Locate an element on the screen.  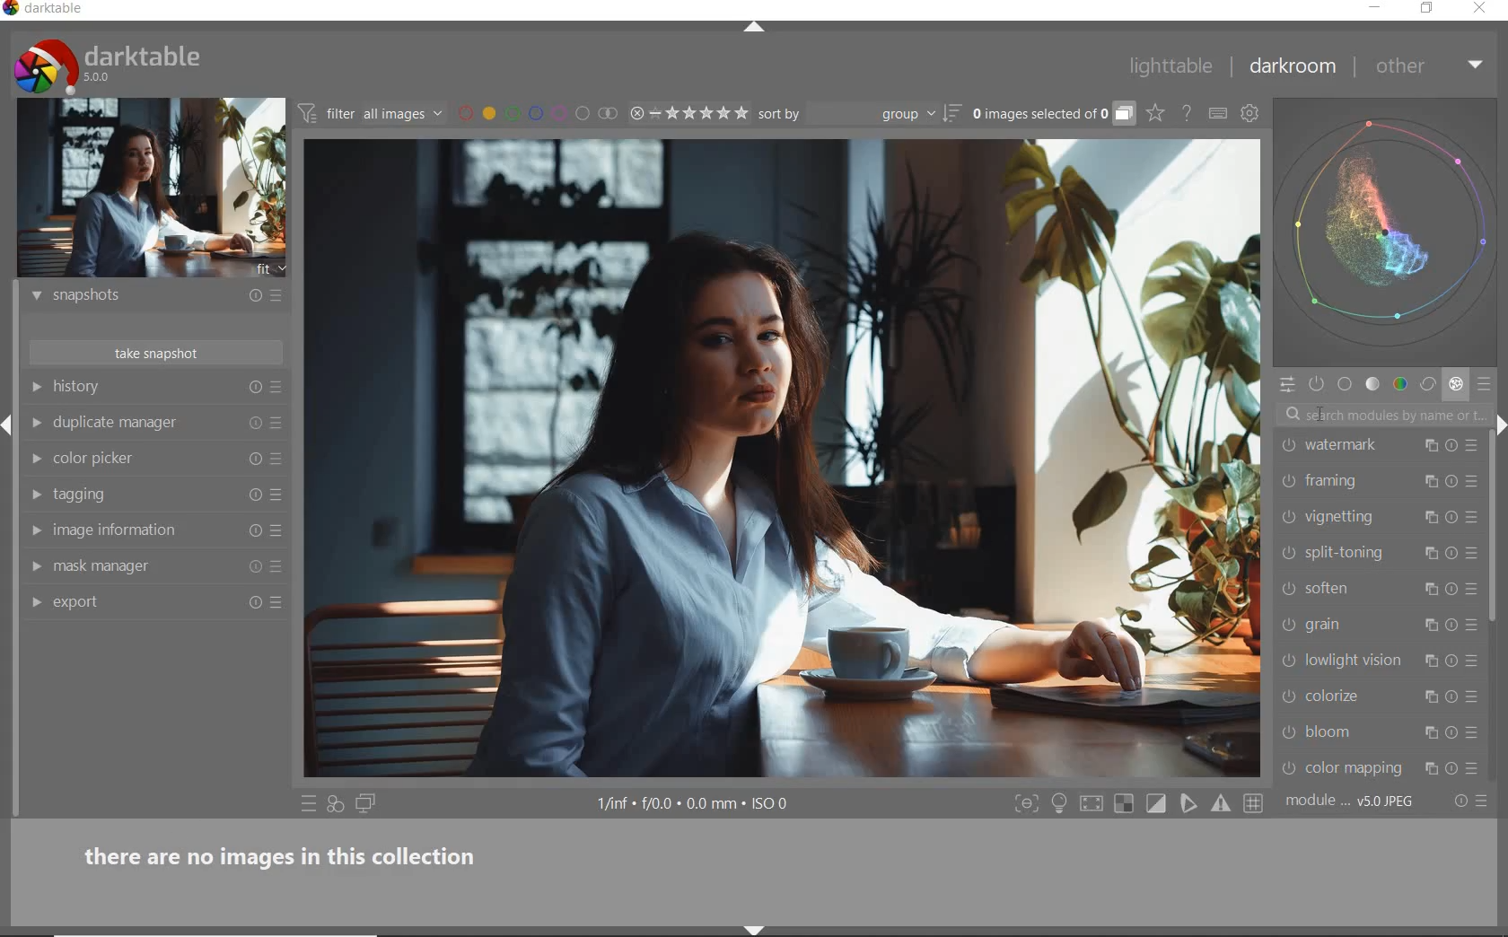
other is located at coordinates (1432, 66).